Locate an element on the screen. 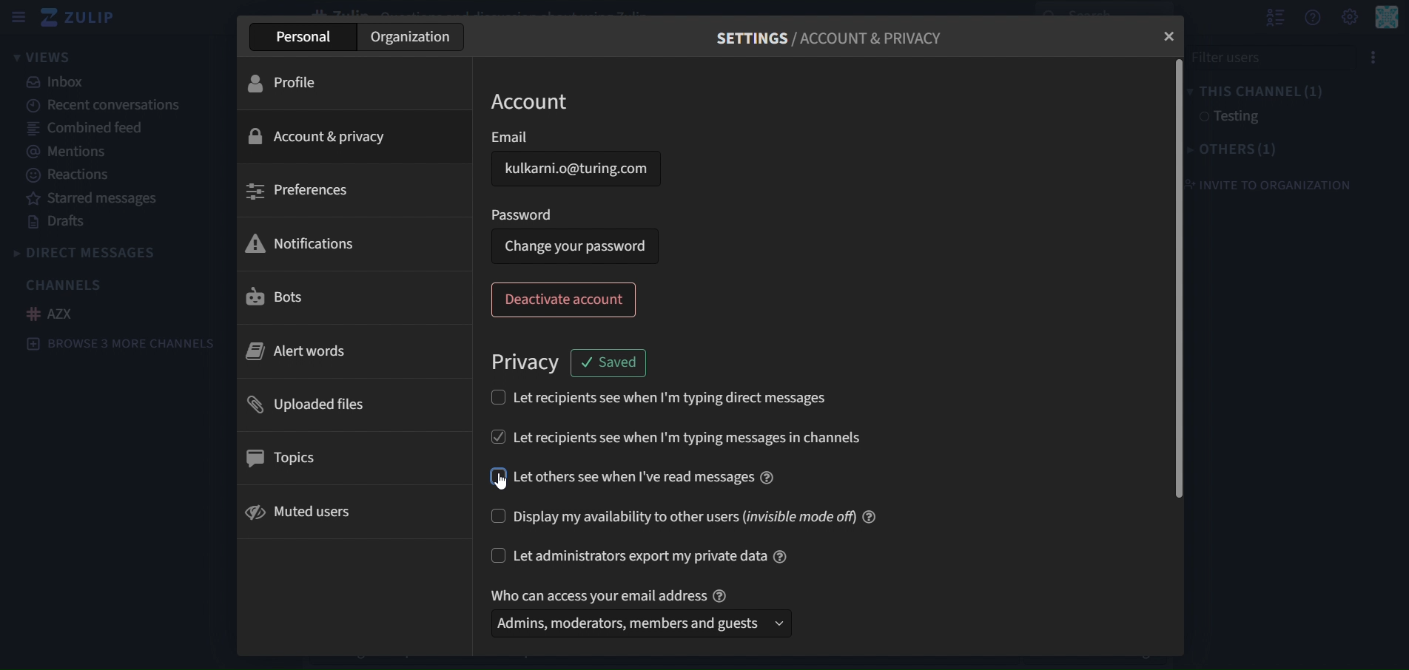 This screenshot has height=670, width=1409. lert words is located at coordinates (297, 353).